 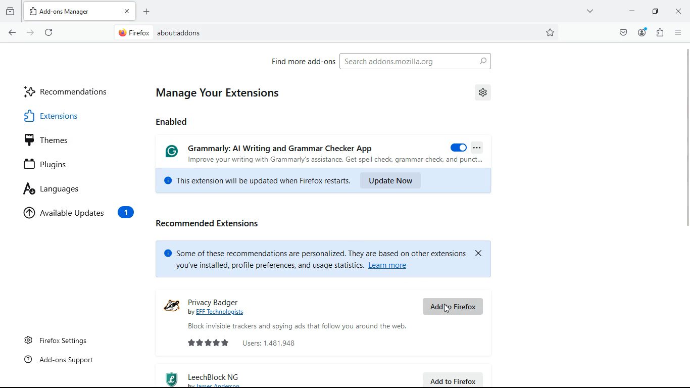 What do you see at coordinates (29, 33) in the screenshot?
I see `forward` at bounding box center [29, 33].